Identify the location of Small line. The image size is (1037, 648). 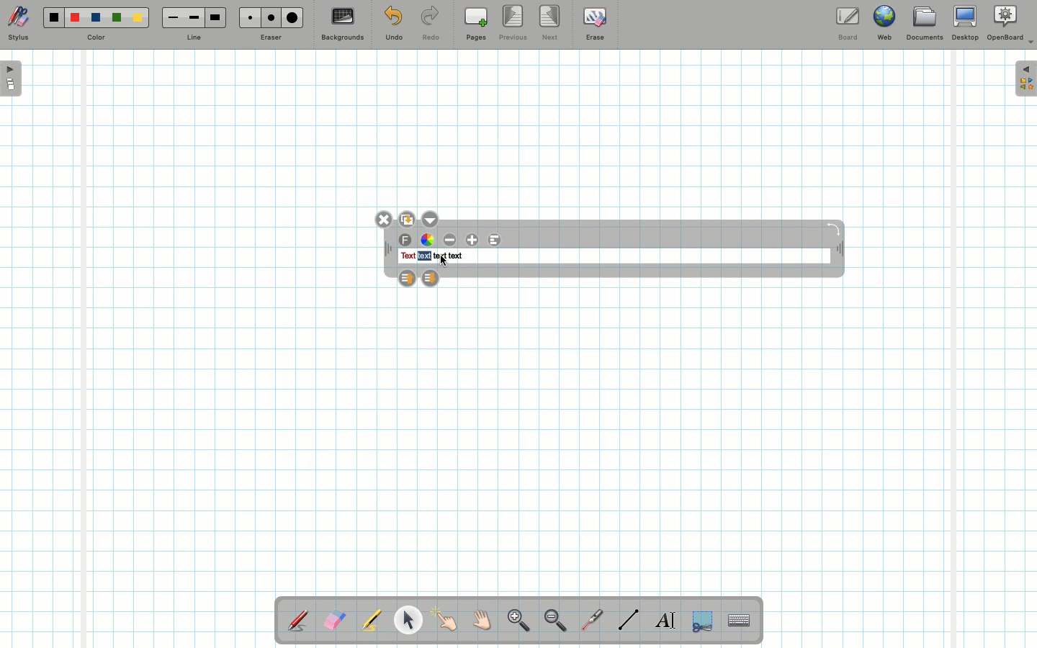
(171, 18).